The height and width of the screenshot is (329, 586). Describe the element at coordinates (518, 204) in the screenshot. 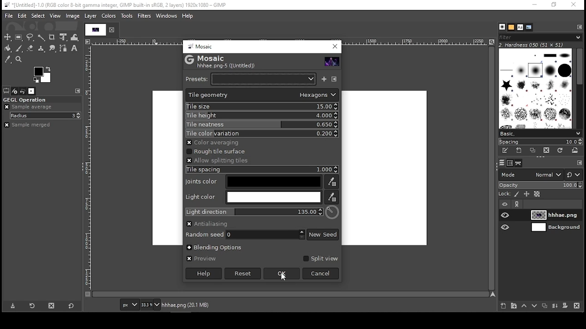

I see `link` at that location.